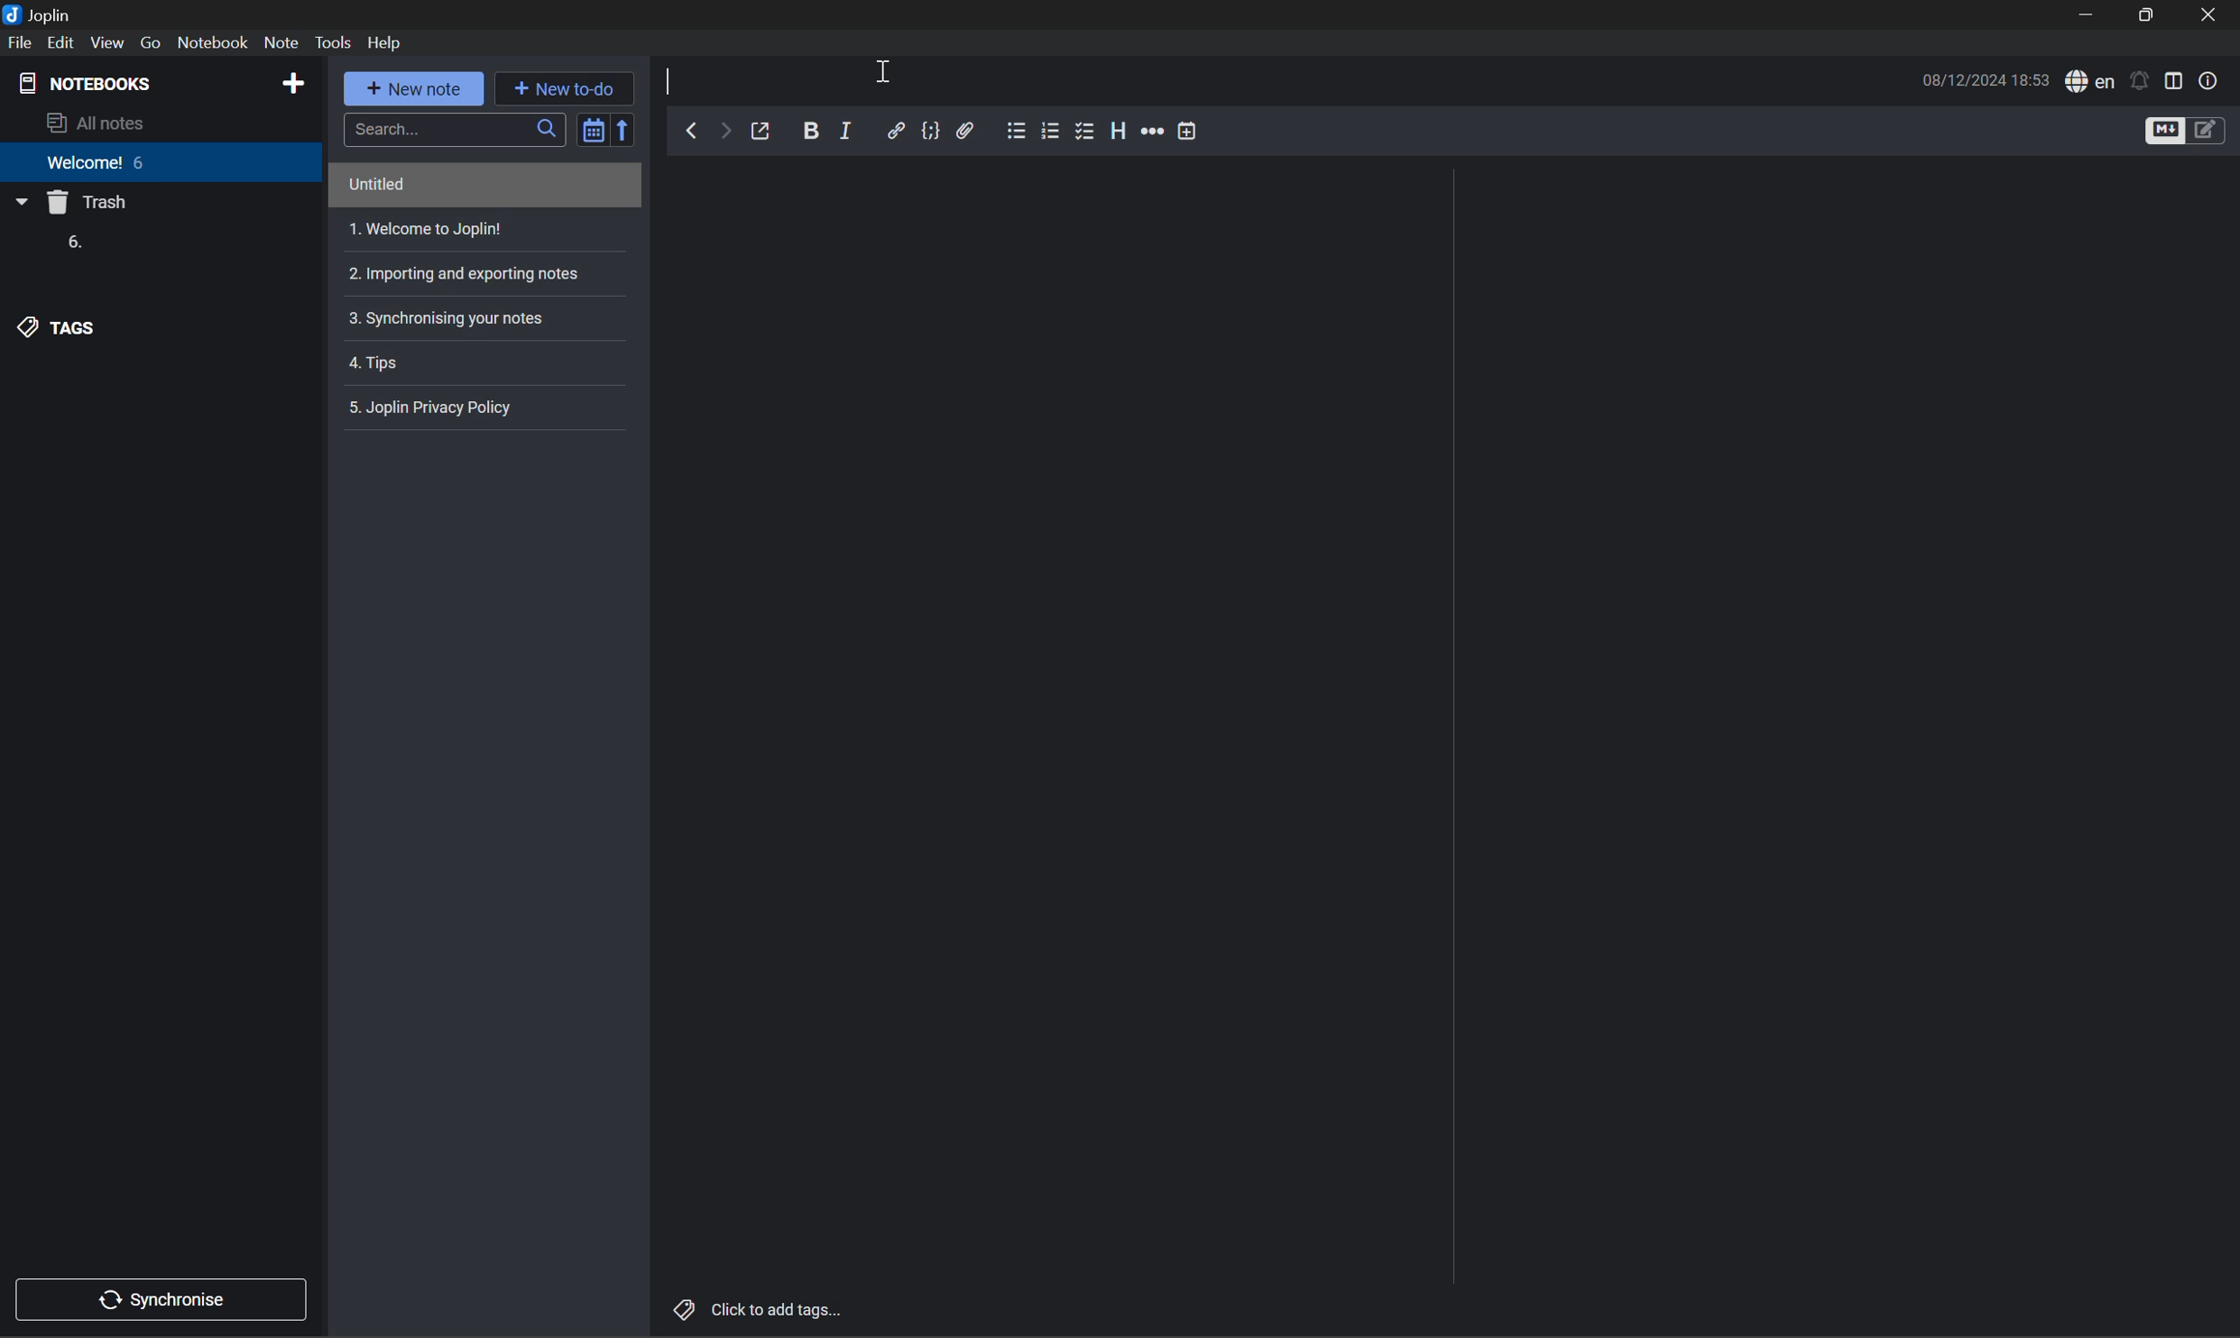 Image resolution: width=2240 pixels, height=1338 pixels. What do you see at coordinates (98, 169) in the screenshot?
I see `Welcome 6` at bounding box center [98, 169].